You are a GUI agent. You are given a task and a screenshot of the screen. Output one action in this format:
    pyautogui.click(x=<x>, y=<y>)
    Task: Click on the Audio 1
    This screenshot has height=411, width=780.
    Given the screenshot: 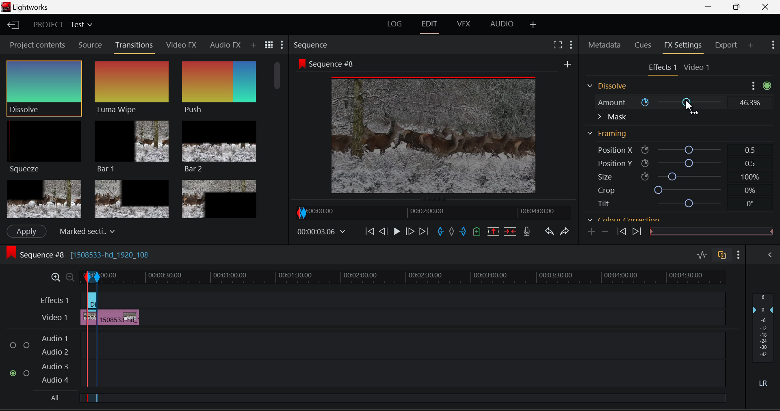 What is the action you would take?
    pyautogui.click(x=54, y=335)
    